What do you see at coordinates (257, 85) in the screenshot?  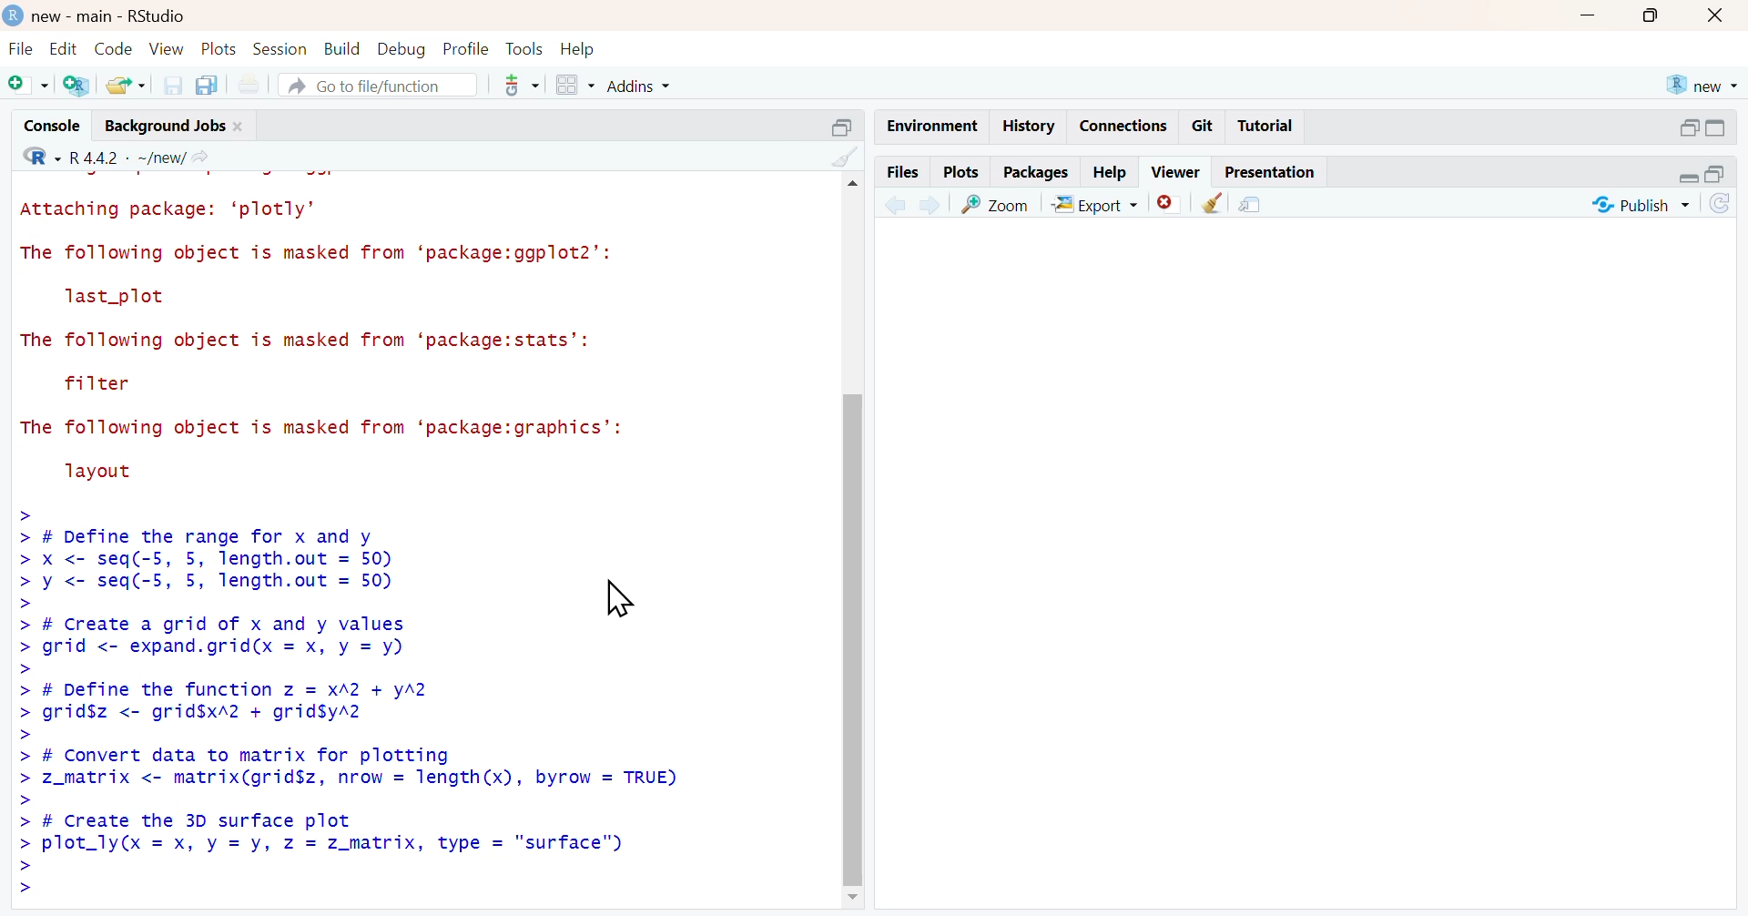 I see `print the current file` at bounding box center [257, 85].